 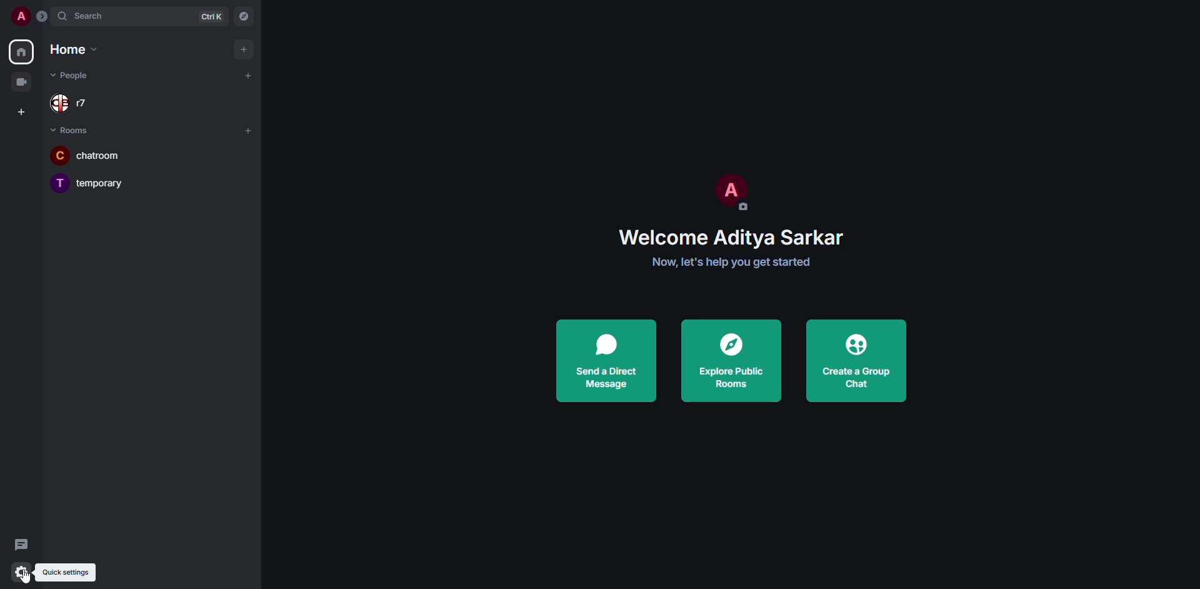 What do you see at coordinates (248, 75) in the screenshot?
I see `add` at bounding box center [248, 75].